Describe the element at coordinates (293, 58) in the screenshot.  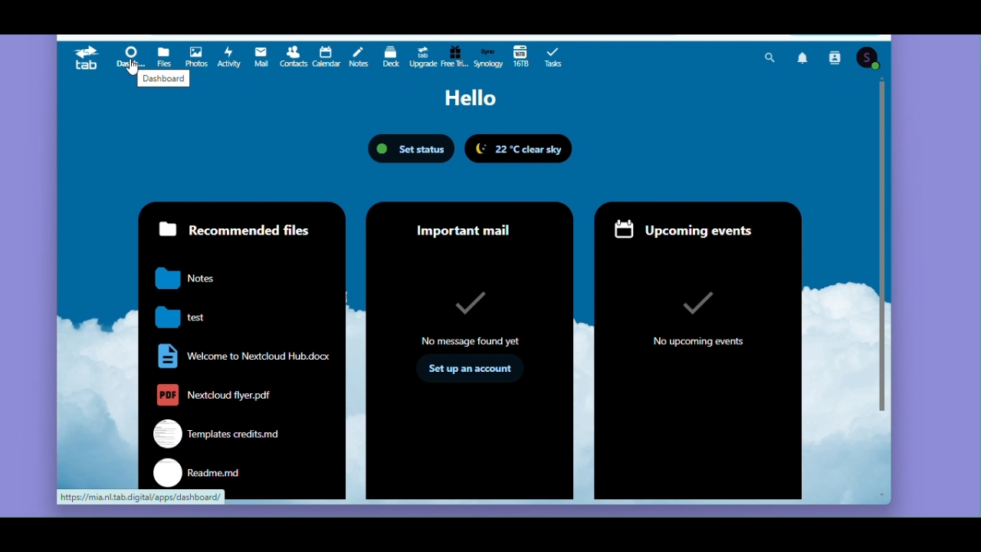
I see `Contacts` at that location.